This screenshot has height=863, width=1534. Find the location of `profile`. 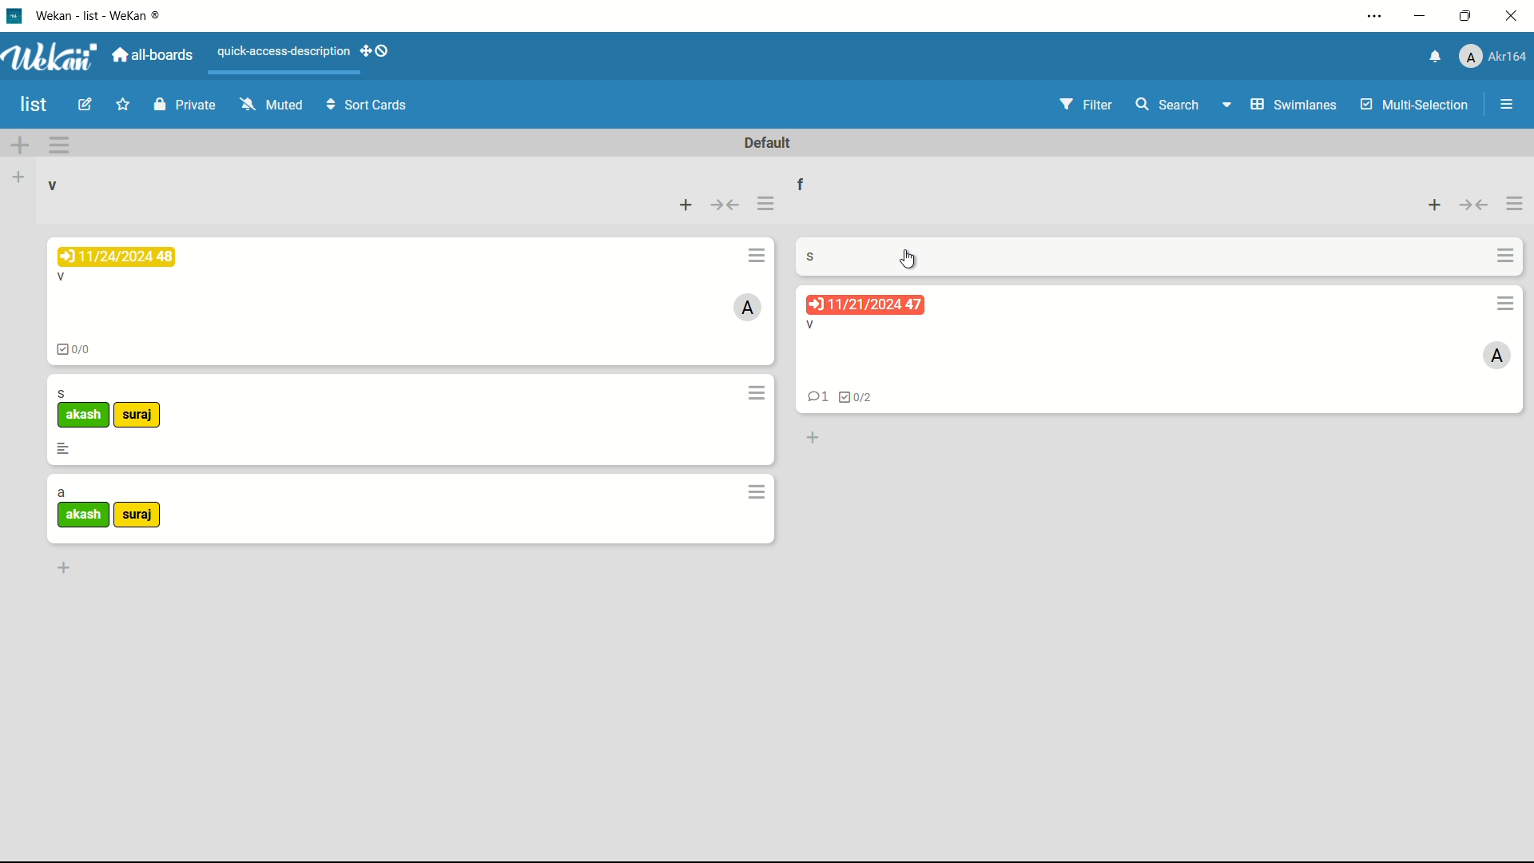

profile is located at coordinates (1494, 55).